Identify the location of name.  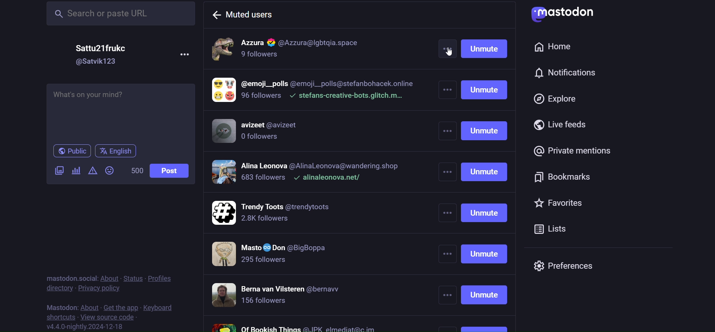
(102, 47).